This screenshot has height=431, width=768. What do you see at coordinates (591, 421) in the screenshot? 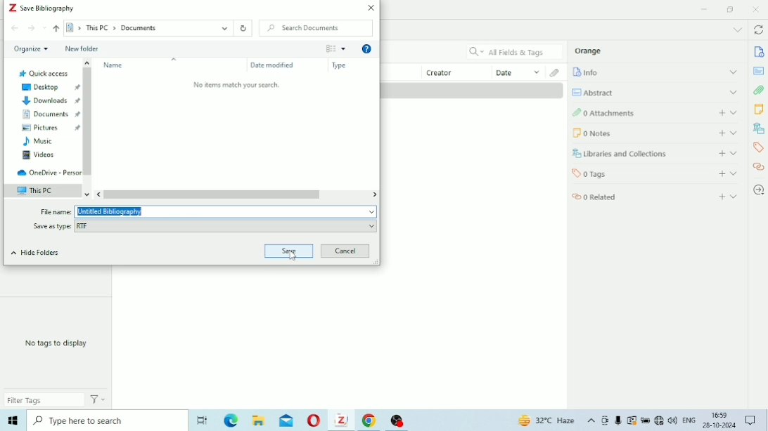
I see `Show hidden icons` at bounding box center [591, 421].